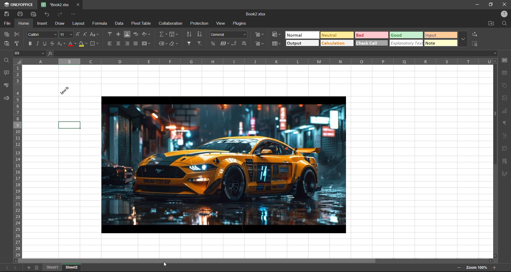  Describe the element at coordinates (18, 35) in the screenshot. I see `cut` at that location.